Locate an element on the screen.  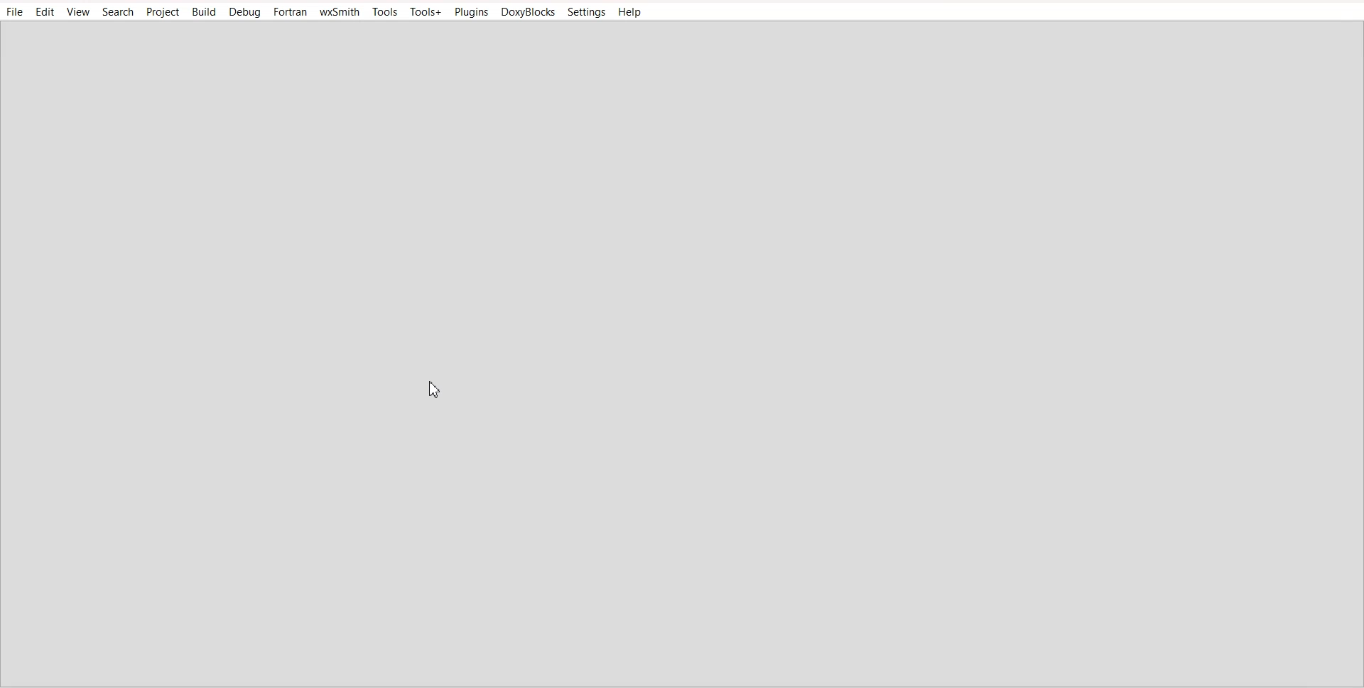
Search is located at coordinates (118, 11).